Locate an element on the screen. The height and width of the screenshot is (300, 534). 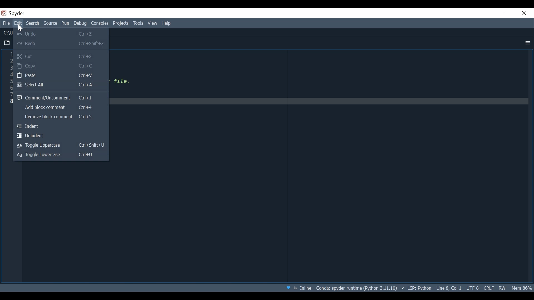
Ctrl+4 is located at coordinates (87, 107).